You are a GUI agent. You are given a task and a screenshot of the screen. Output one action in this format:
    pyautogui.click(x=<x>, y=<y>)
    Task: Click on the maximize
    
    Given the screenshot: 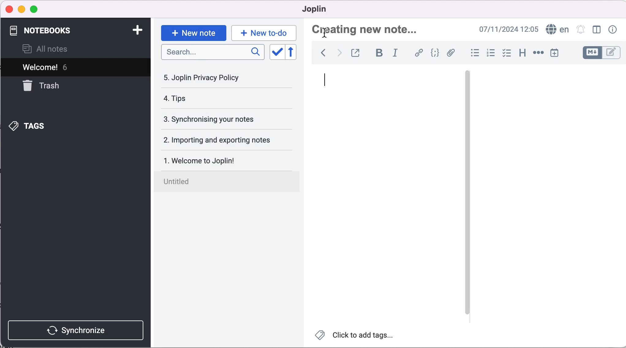 What is the action you would take?
    pyautogui.click(x=36, y=9)
    